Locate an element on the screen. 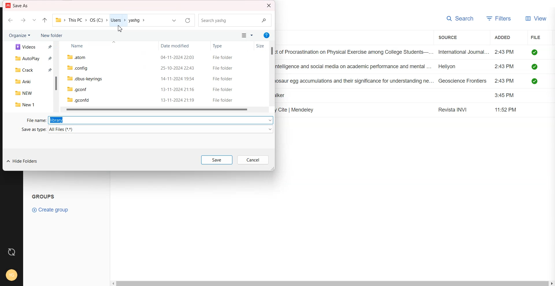 The height and width of the screenshot is (286, 555). Autoplay is located at coordinates (33, 58).